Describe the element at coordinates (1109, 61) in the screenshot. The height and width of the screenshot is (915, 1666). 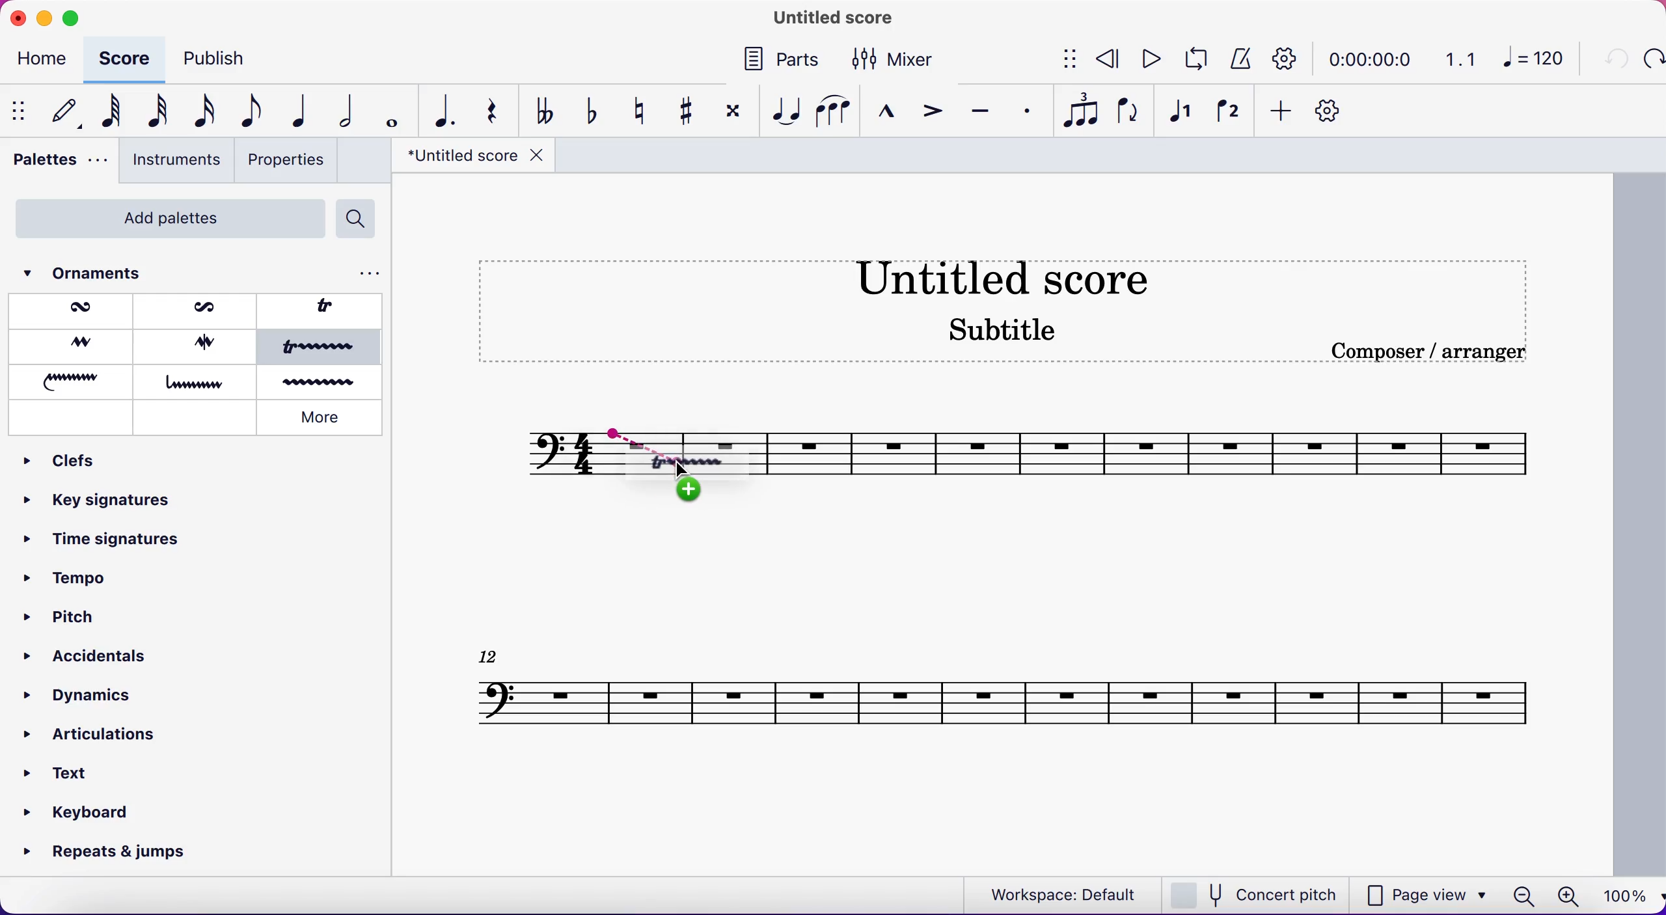
I see `rewind` at that location.